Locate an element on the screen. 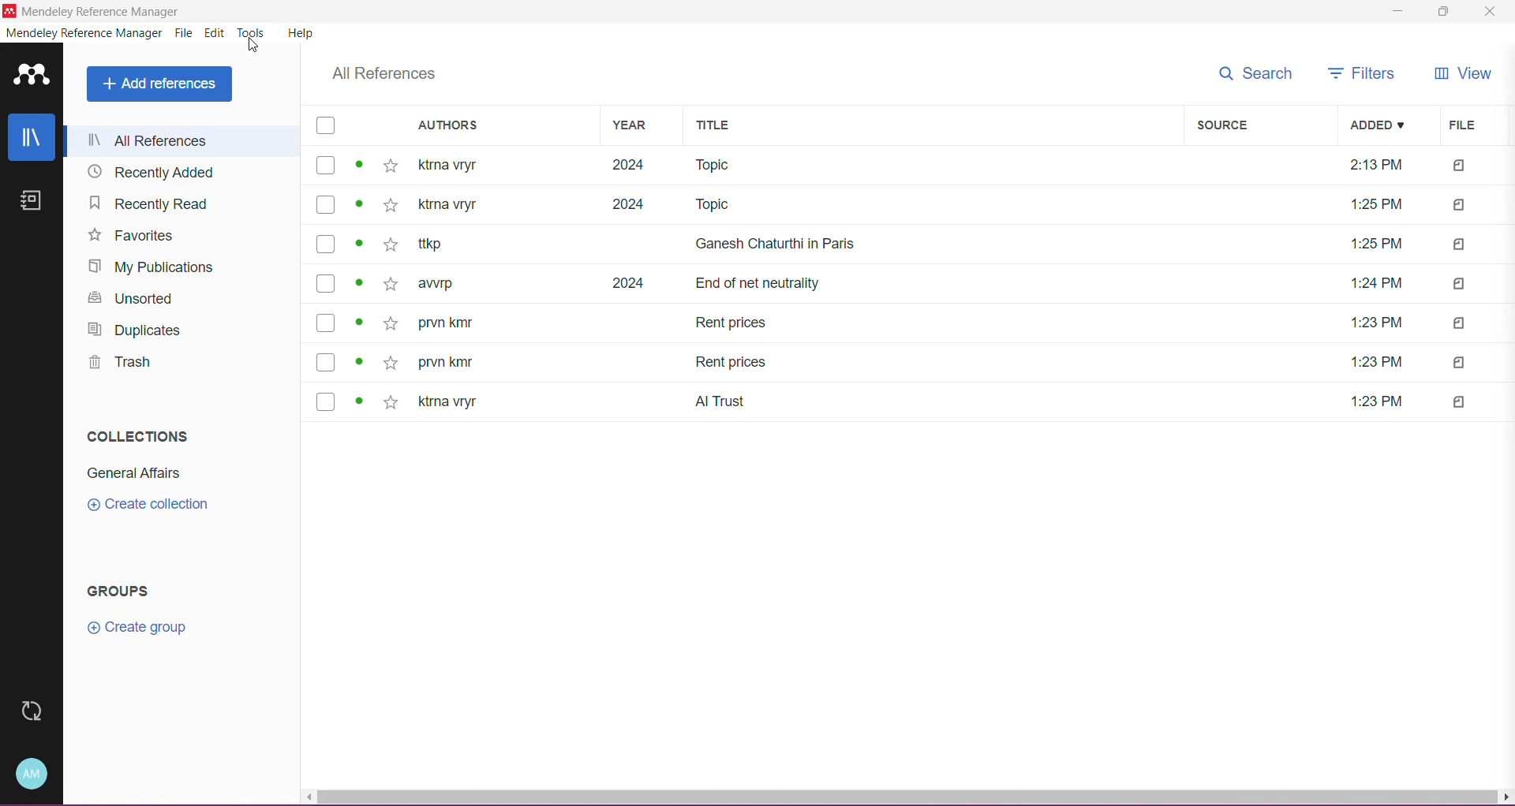  Application Name is located at coordinates (100, 13).